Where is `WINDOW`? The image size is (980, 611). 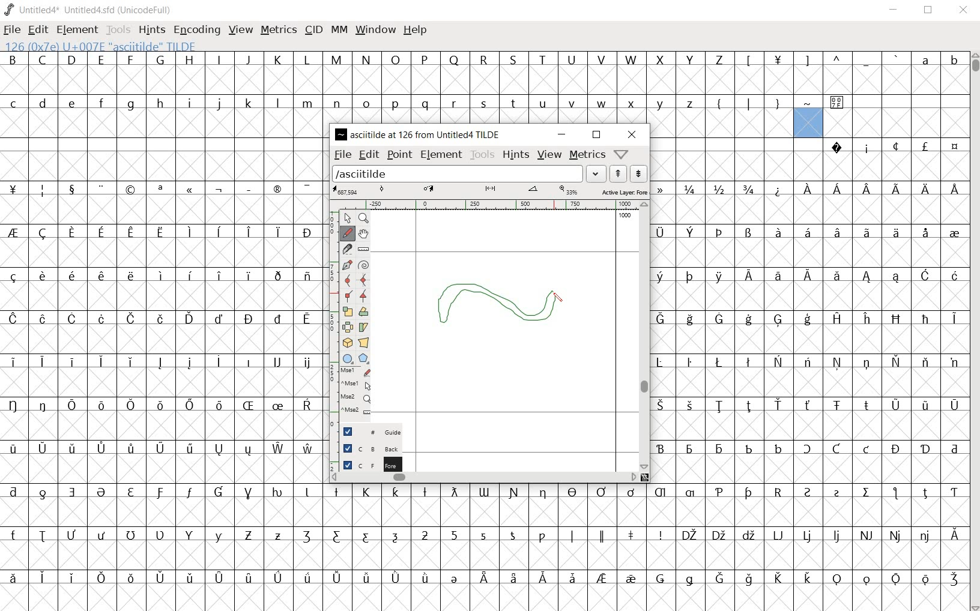
WINDOW is located at coordinates (377, 29).